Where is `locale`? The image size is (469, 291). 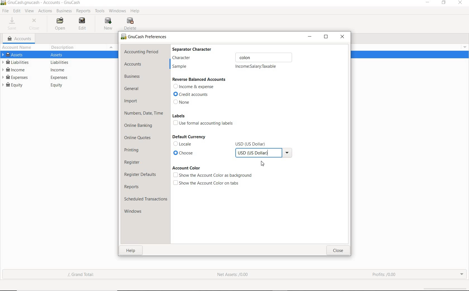
locale is located at coordinates (196, 144).